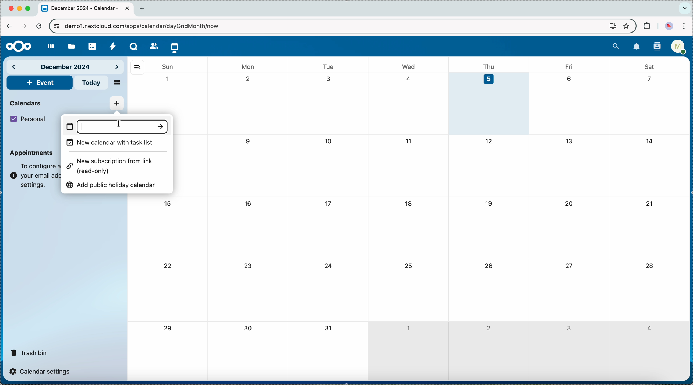 Image resolution: width=693 pixels, height=385 pixels. Describe the element at coordinates (39, 83) in the screenshot. I see `add event` at that location.